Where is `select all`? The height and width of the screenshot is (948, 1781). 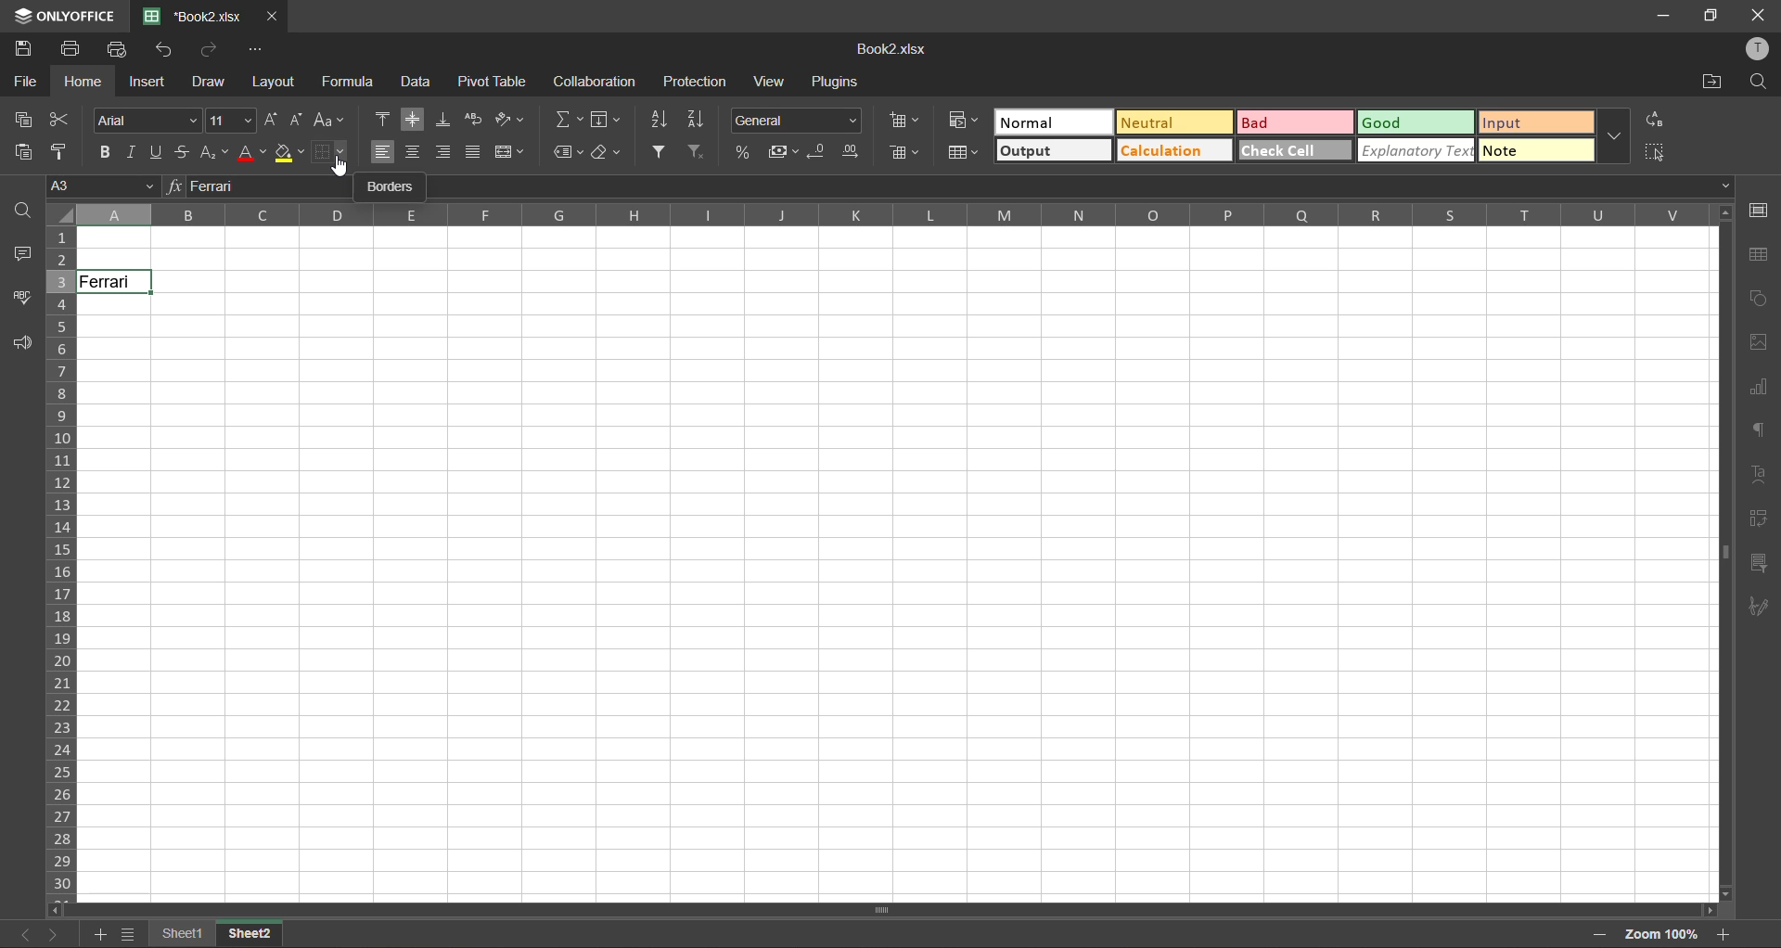
select all is located at coordinates (1659, 152).